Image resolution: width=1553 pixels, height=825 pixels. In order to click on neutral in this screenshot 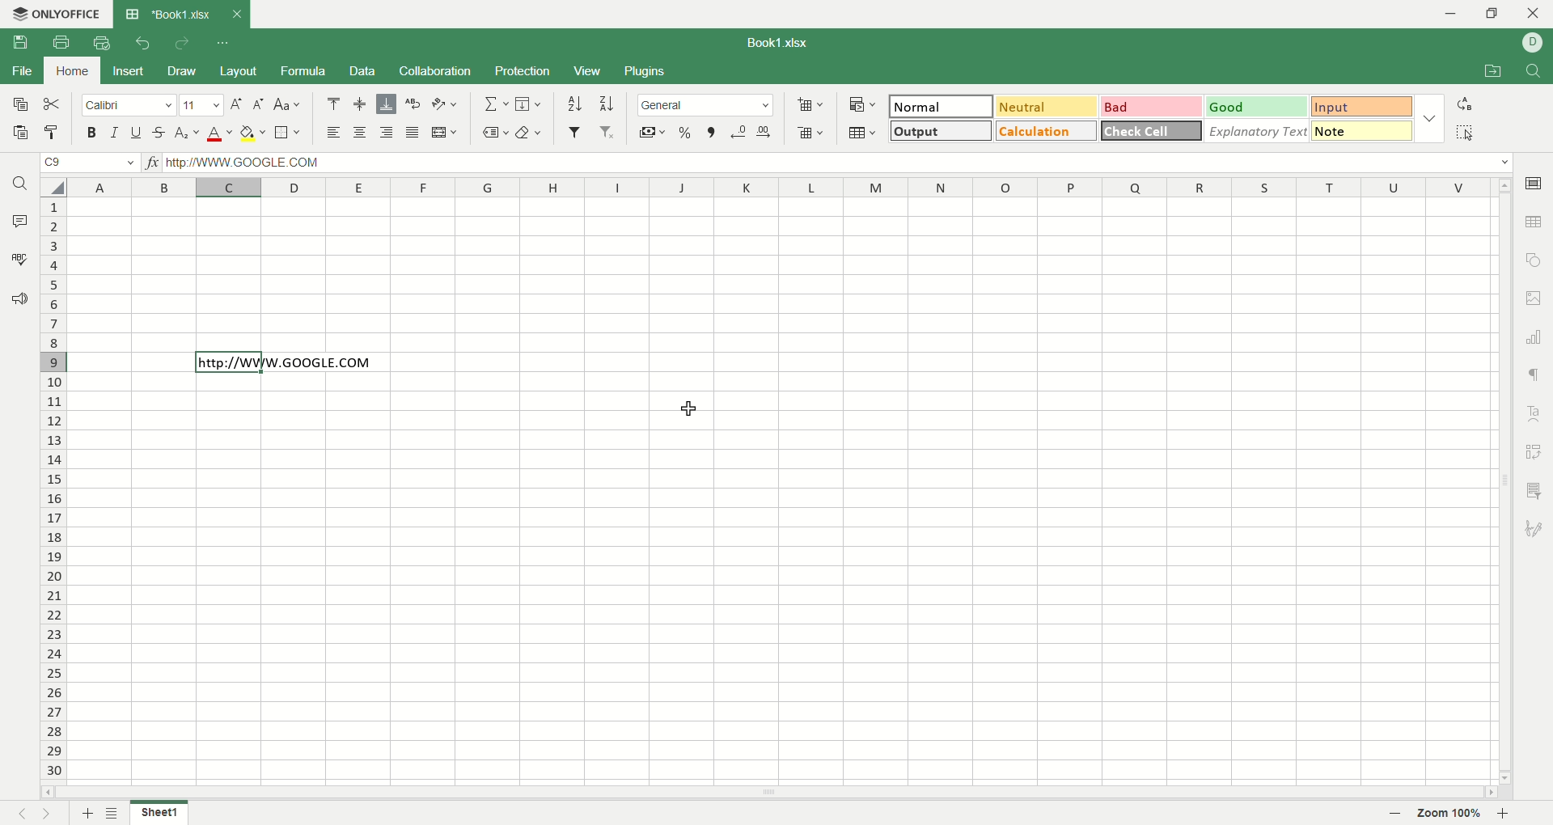, I will do `click(1044, 106)`.